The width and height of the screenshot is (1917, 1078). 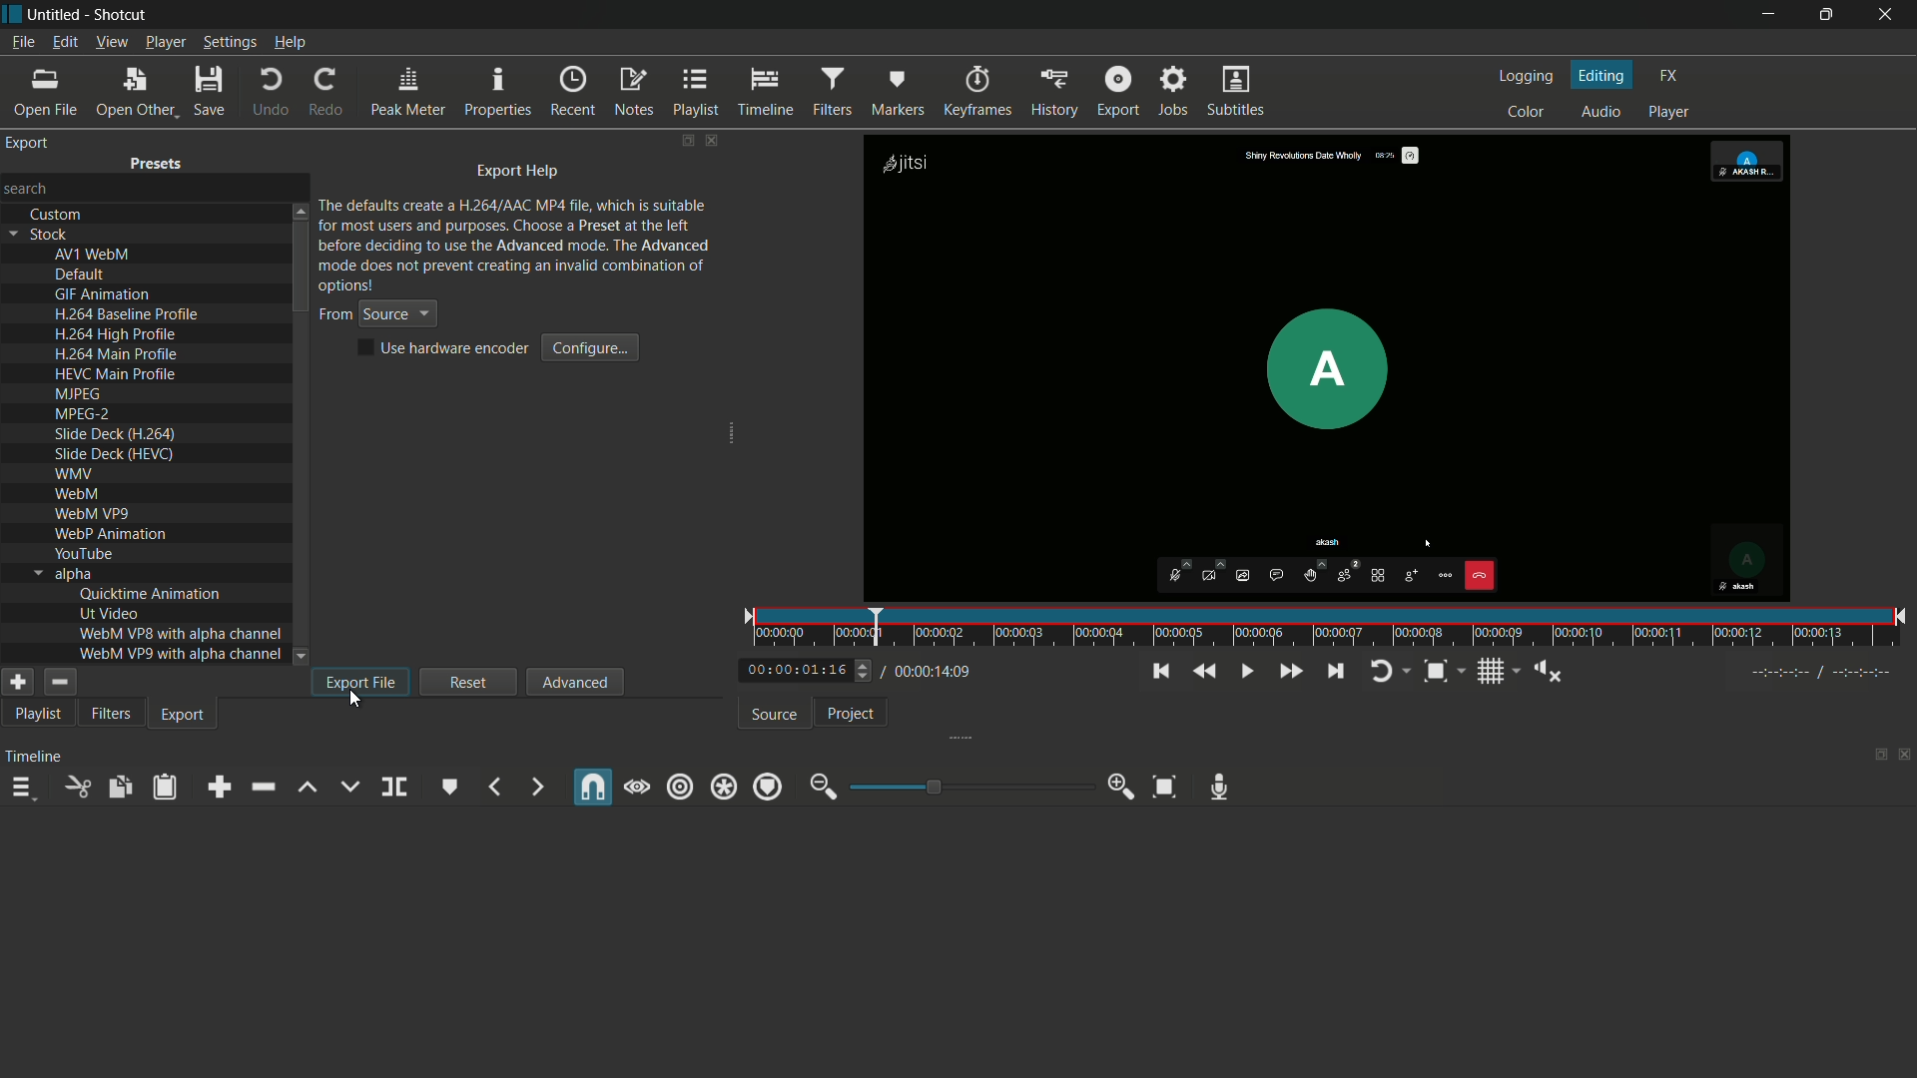 What do you see at coordinates (79, 273) in the screenshot?
I see `default` at bounding box center [79, 273].